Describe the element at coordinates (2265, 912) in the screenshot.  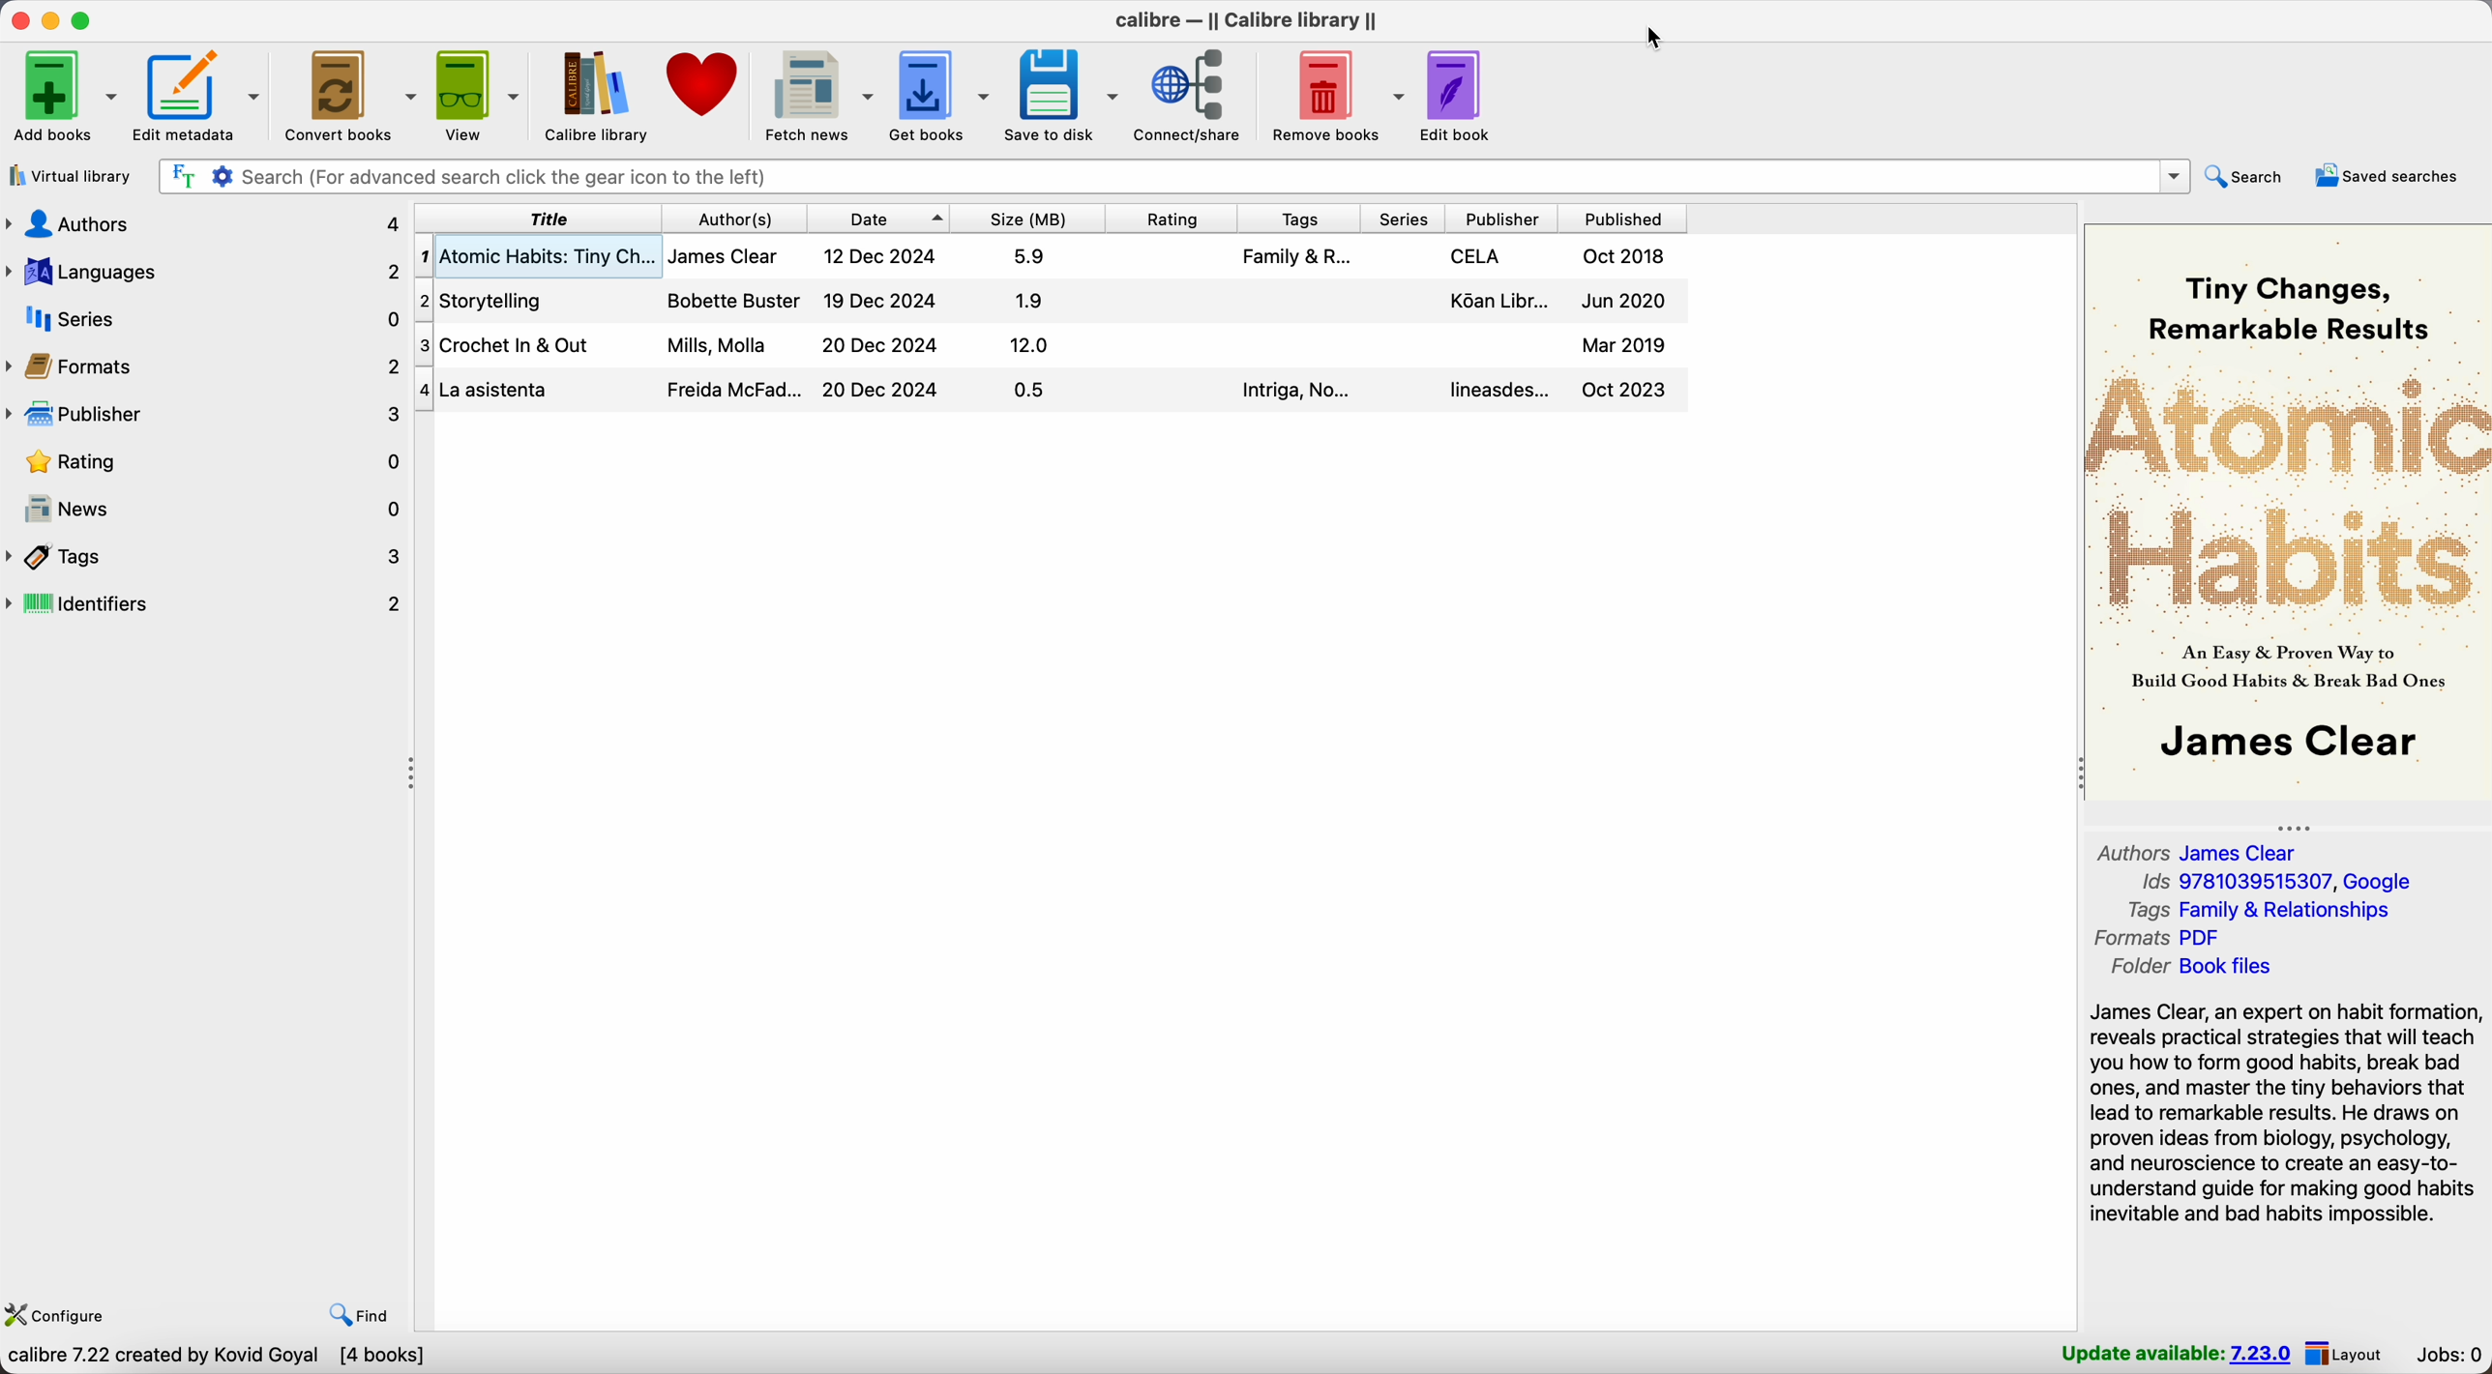
I see `tags Family & Relationships` at that location.